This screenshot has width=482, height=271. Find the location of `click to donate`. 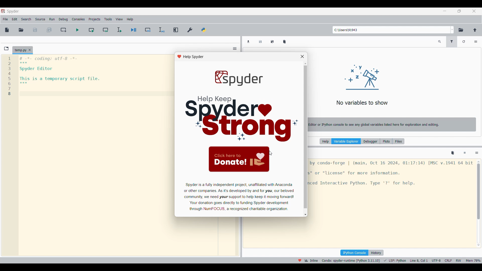

click to donate is located at coordinates (237, 160).